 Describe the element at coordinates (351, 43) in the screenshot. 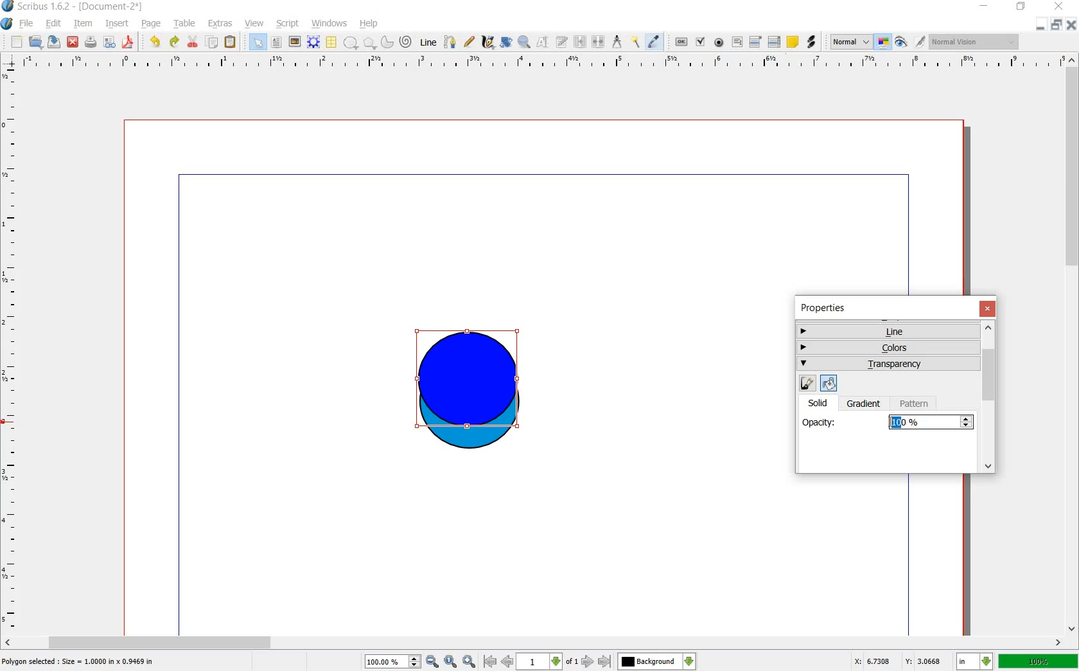

I see `shape` at that location.